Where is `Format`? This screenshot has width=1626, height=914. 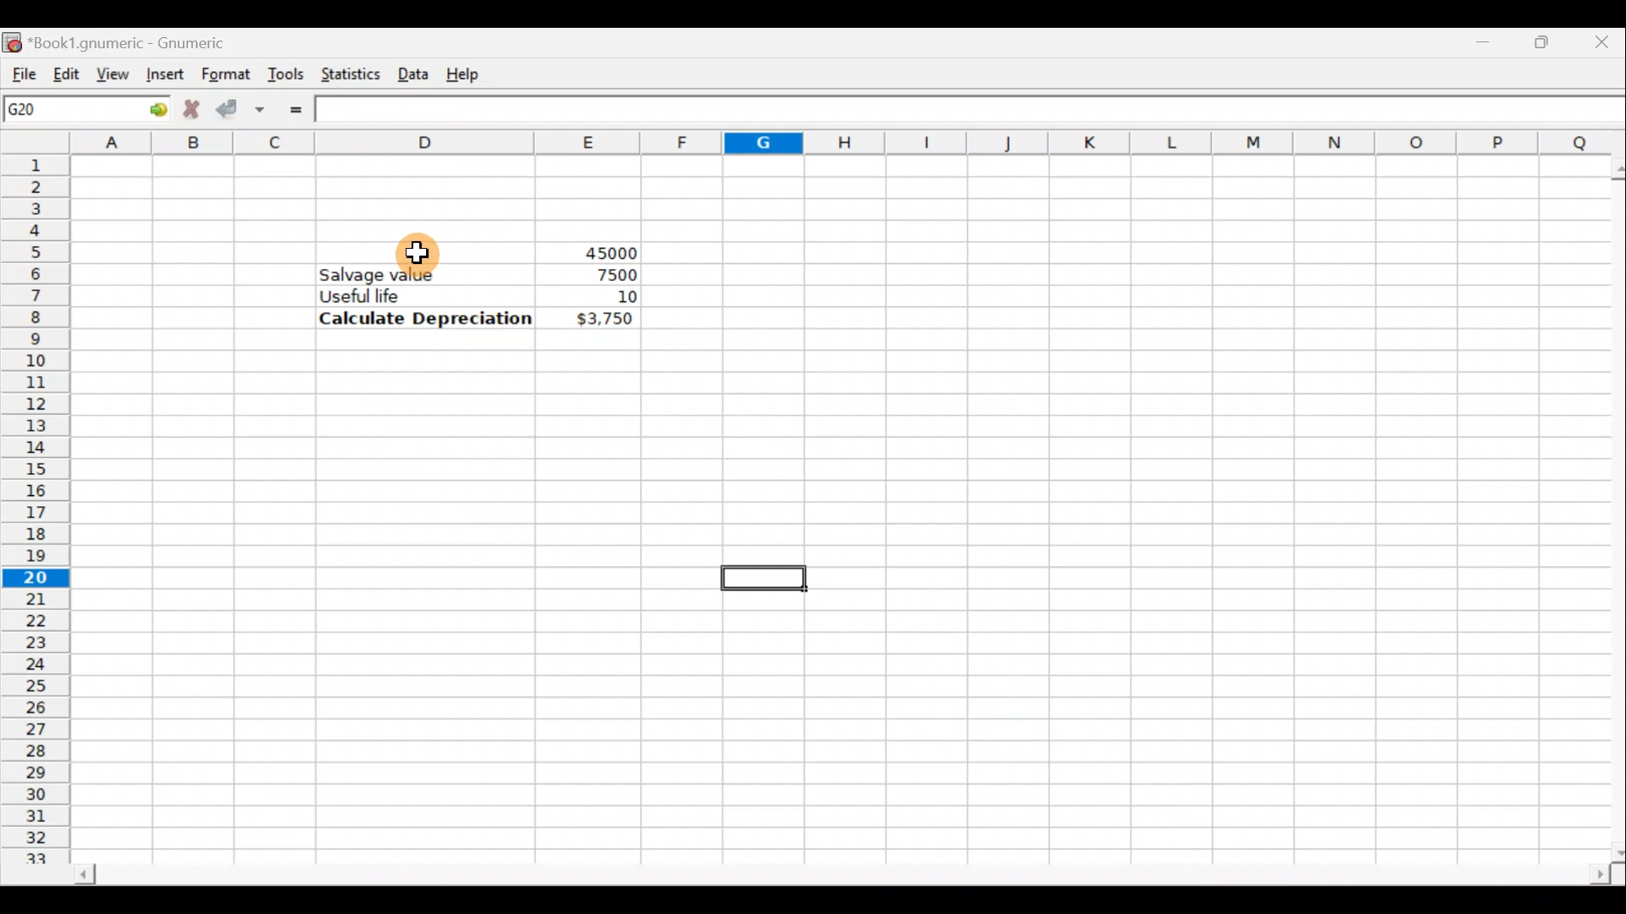 Format is located at coordinates (224, 74).